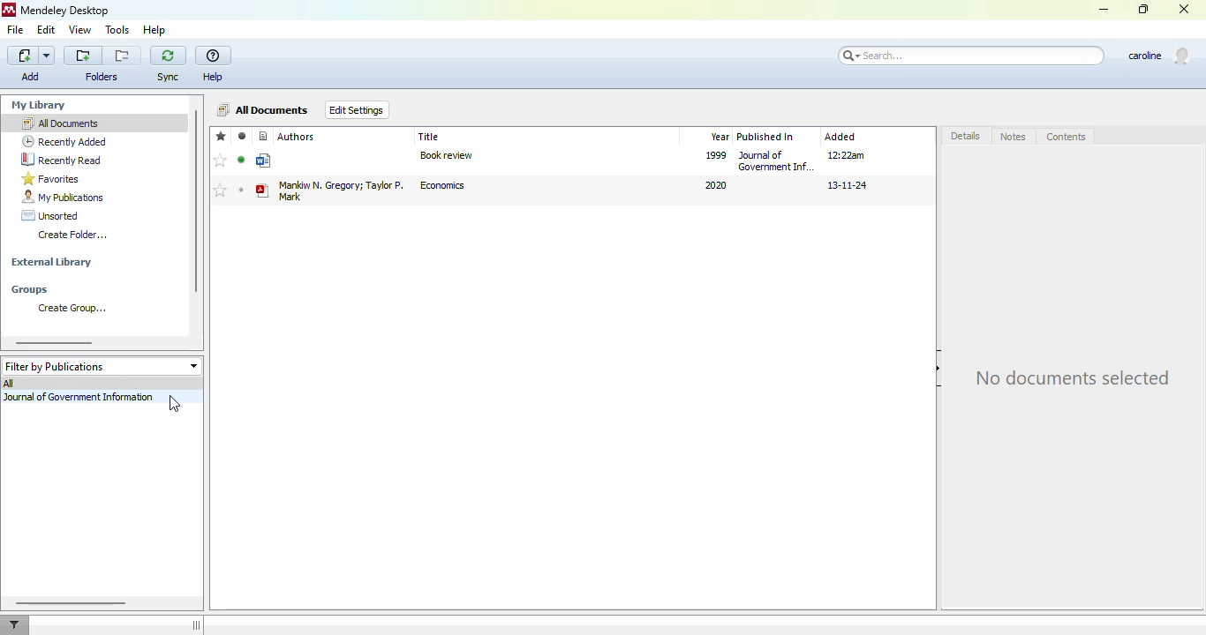 The image size is (1206, 635). What do you see at coordinates (442, 185) in the screenshot?
I see `economics` at bounding box center [442, 185].